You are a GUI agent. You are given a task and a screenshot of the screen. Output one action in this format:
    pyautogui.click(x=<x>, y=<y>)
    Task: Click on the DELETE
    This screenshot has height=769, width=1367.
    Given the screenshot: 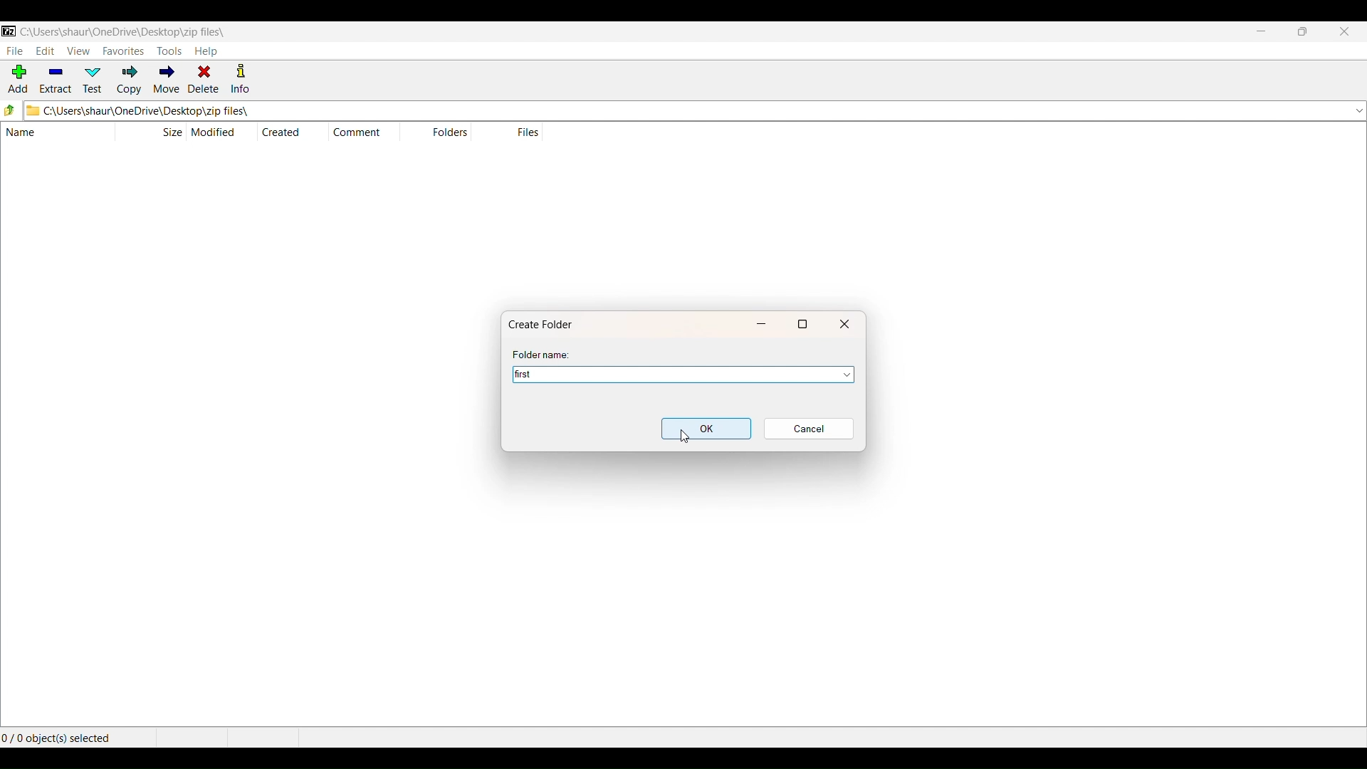 What is the action you would take?
    pyautogui.click(x=204, y=80)
    